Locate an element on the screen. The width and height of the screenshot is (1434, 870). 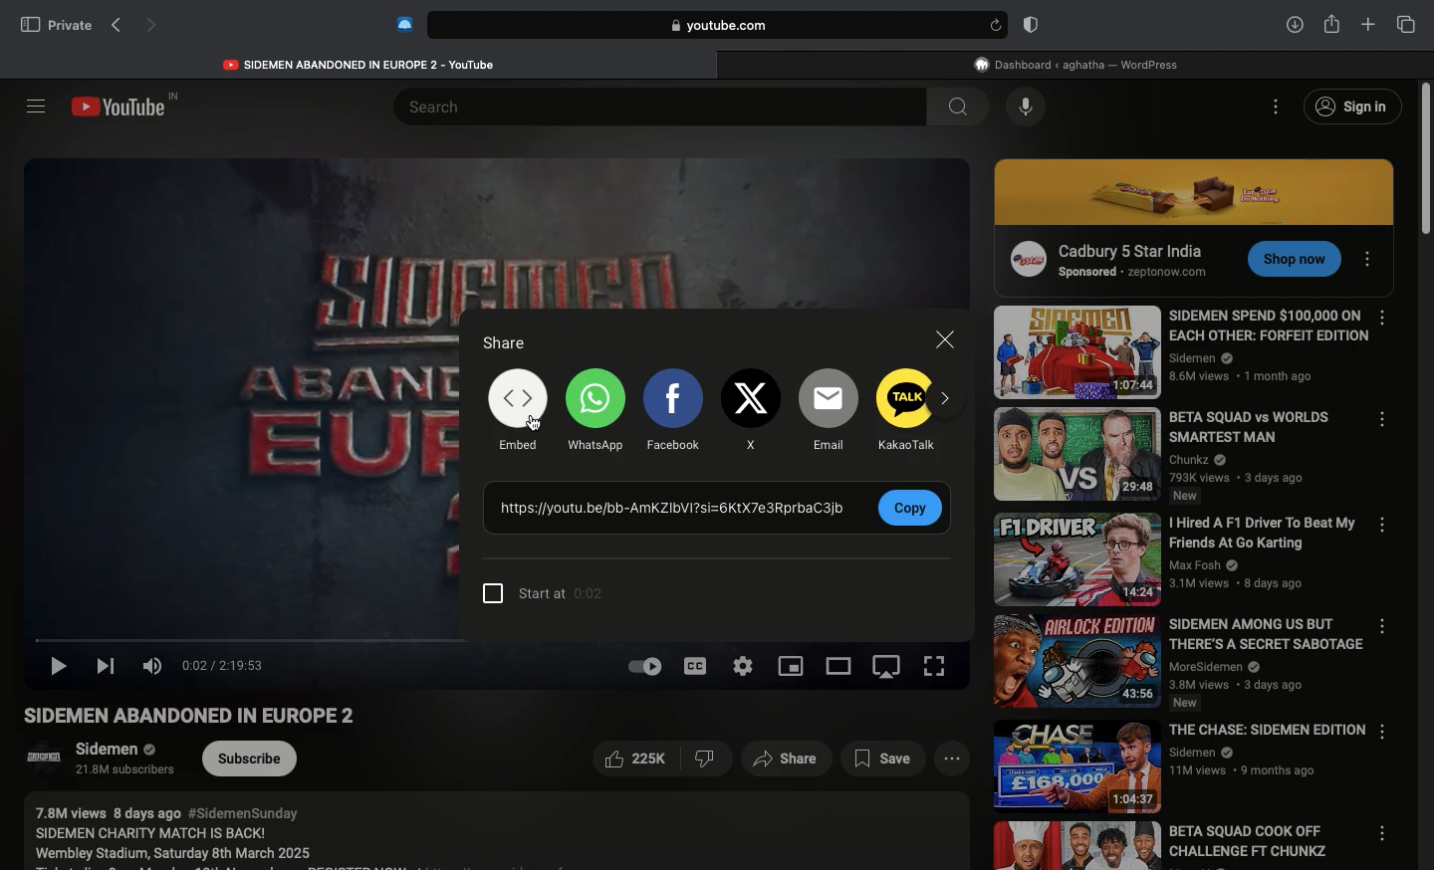
Youtube is located at coordinates (128, 107).